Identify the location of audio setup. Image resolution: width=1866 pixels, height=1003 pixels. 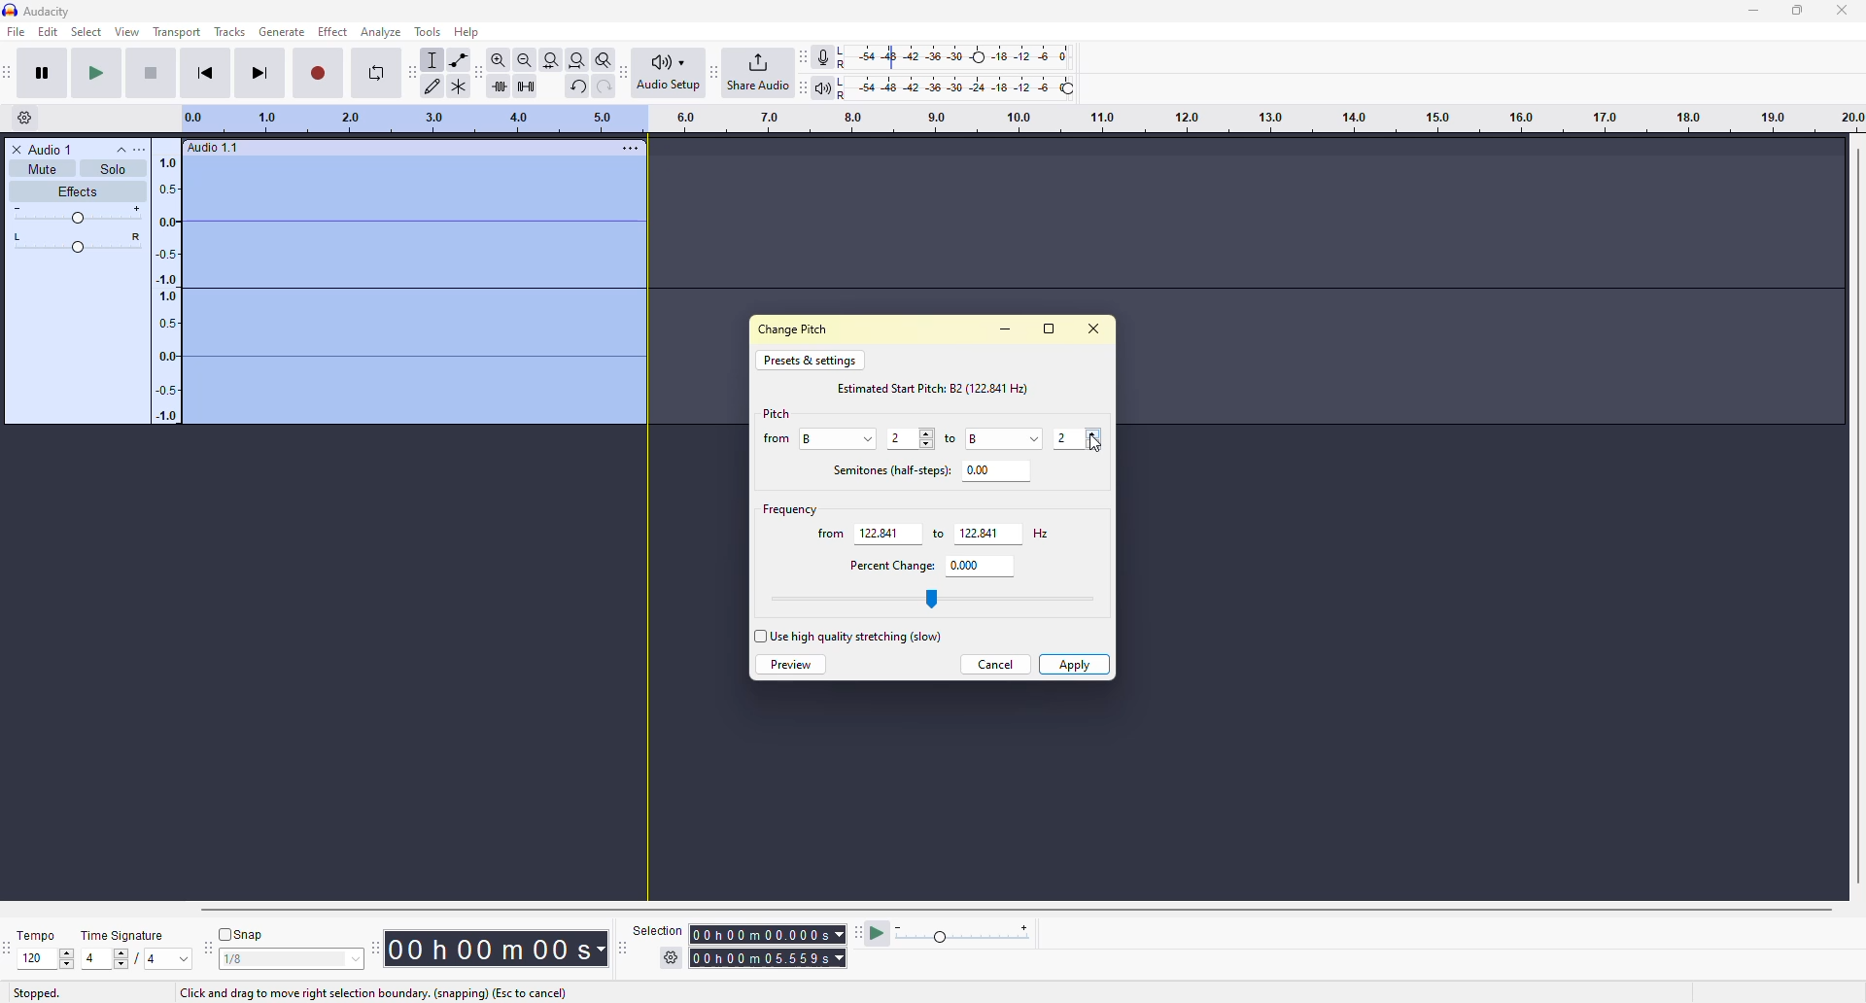
(669, 72).